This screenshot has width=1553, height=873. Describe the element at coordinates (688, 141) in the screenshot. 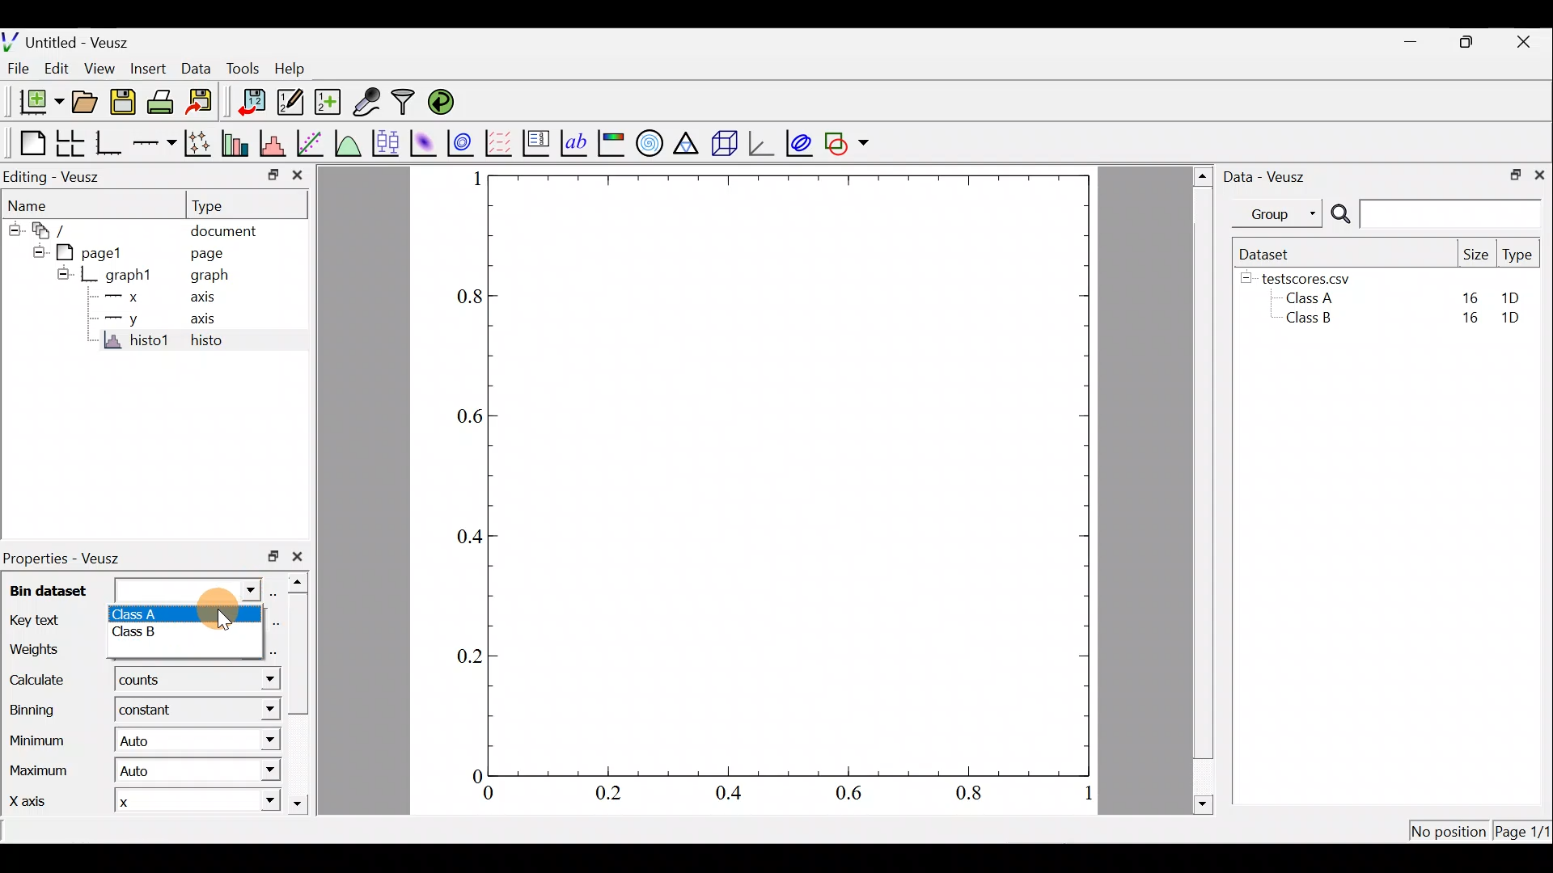

I see `Ternary graph` at that location.